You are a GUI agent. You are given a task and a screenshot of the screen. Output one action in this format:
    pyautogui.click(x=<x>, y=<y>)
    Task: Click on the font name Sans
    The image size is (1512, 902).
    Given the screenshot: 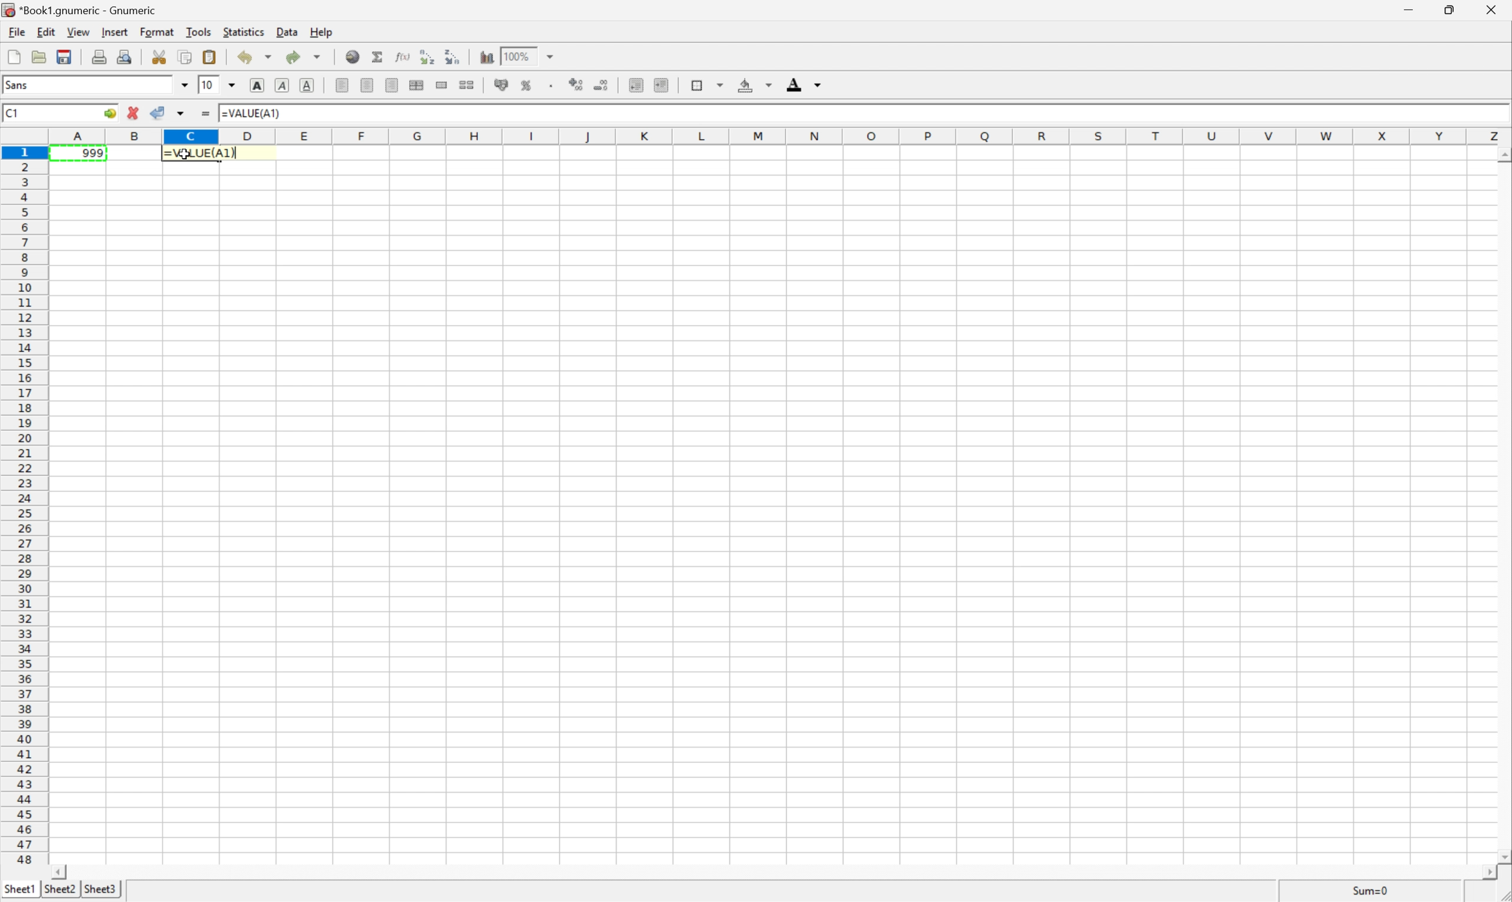 What is the action you would take?
    pyautogui.click(x=98, y=86)
    